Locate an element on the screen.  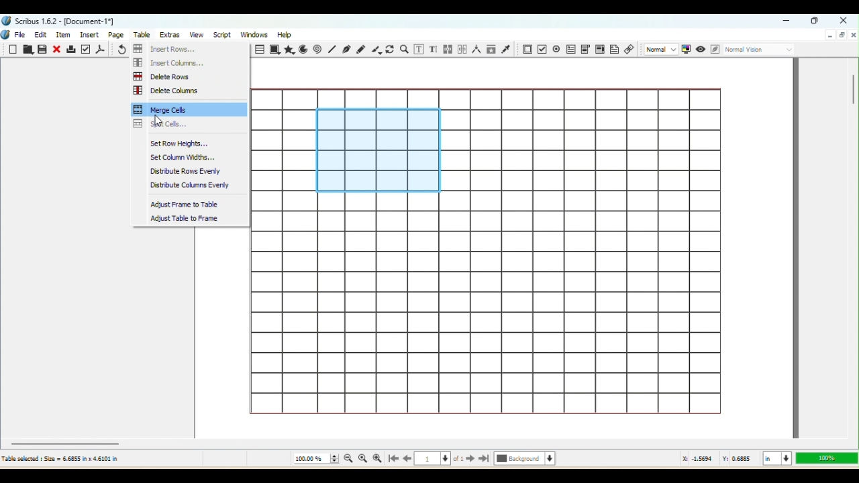
Edit text with story editor is located at coordinates (434, 49).